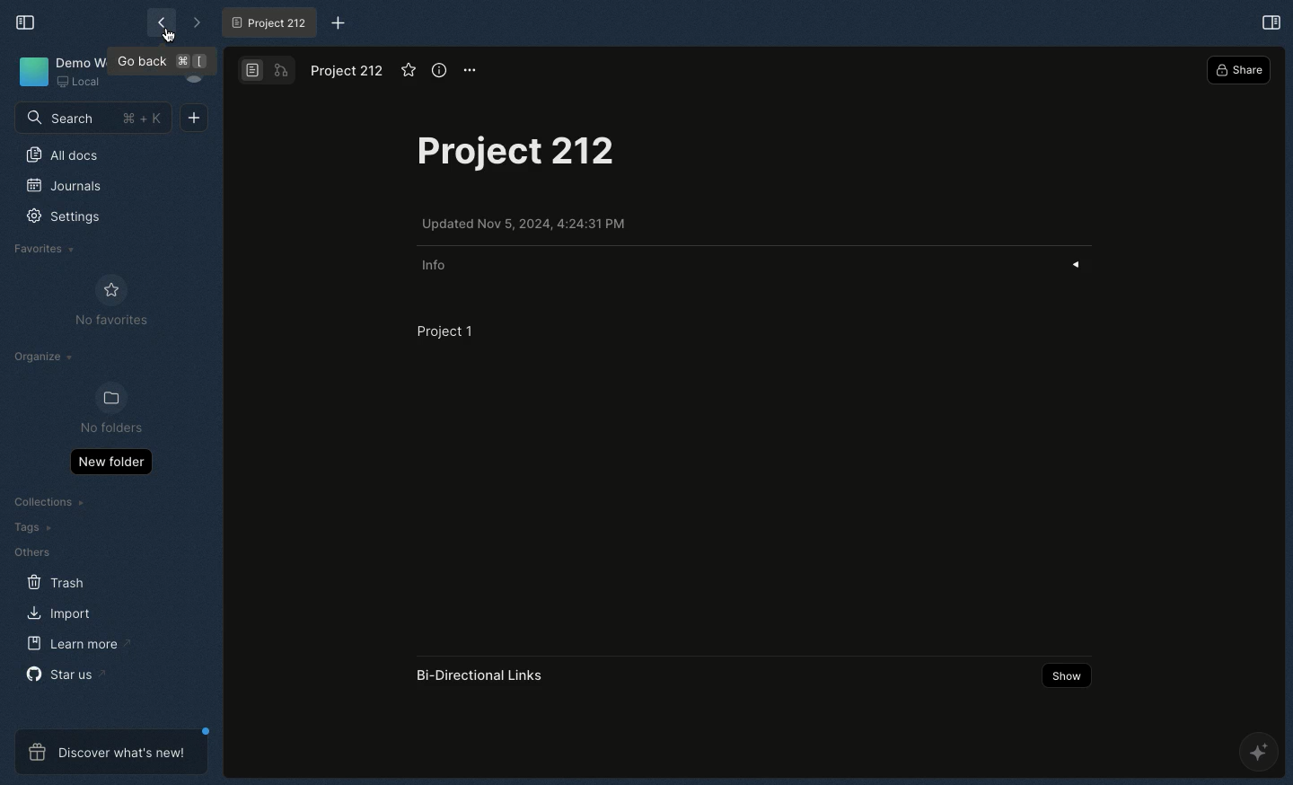  Describe the element at coordinates (444, 331) in the screenshot. I see `Project 1` at that location.